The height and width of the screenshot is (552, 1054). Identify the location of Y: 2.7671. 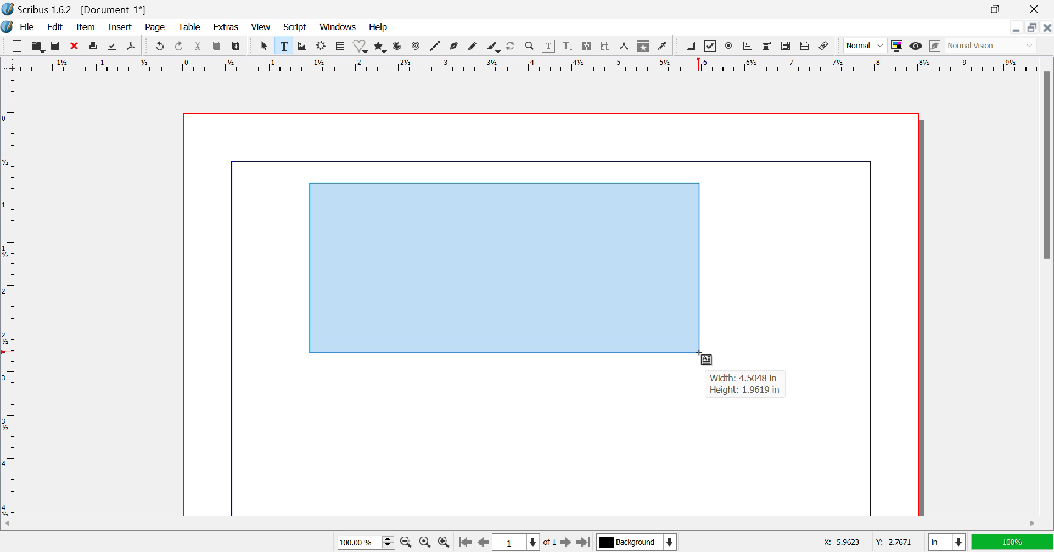
(893, 540).